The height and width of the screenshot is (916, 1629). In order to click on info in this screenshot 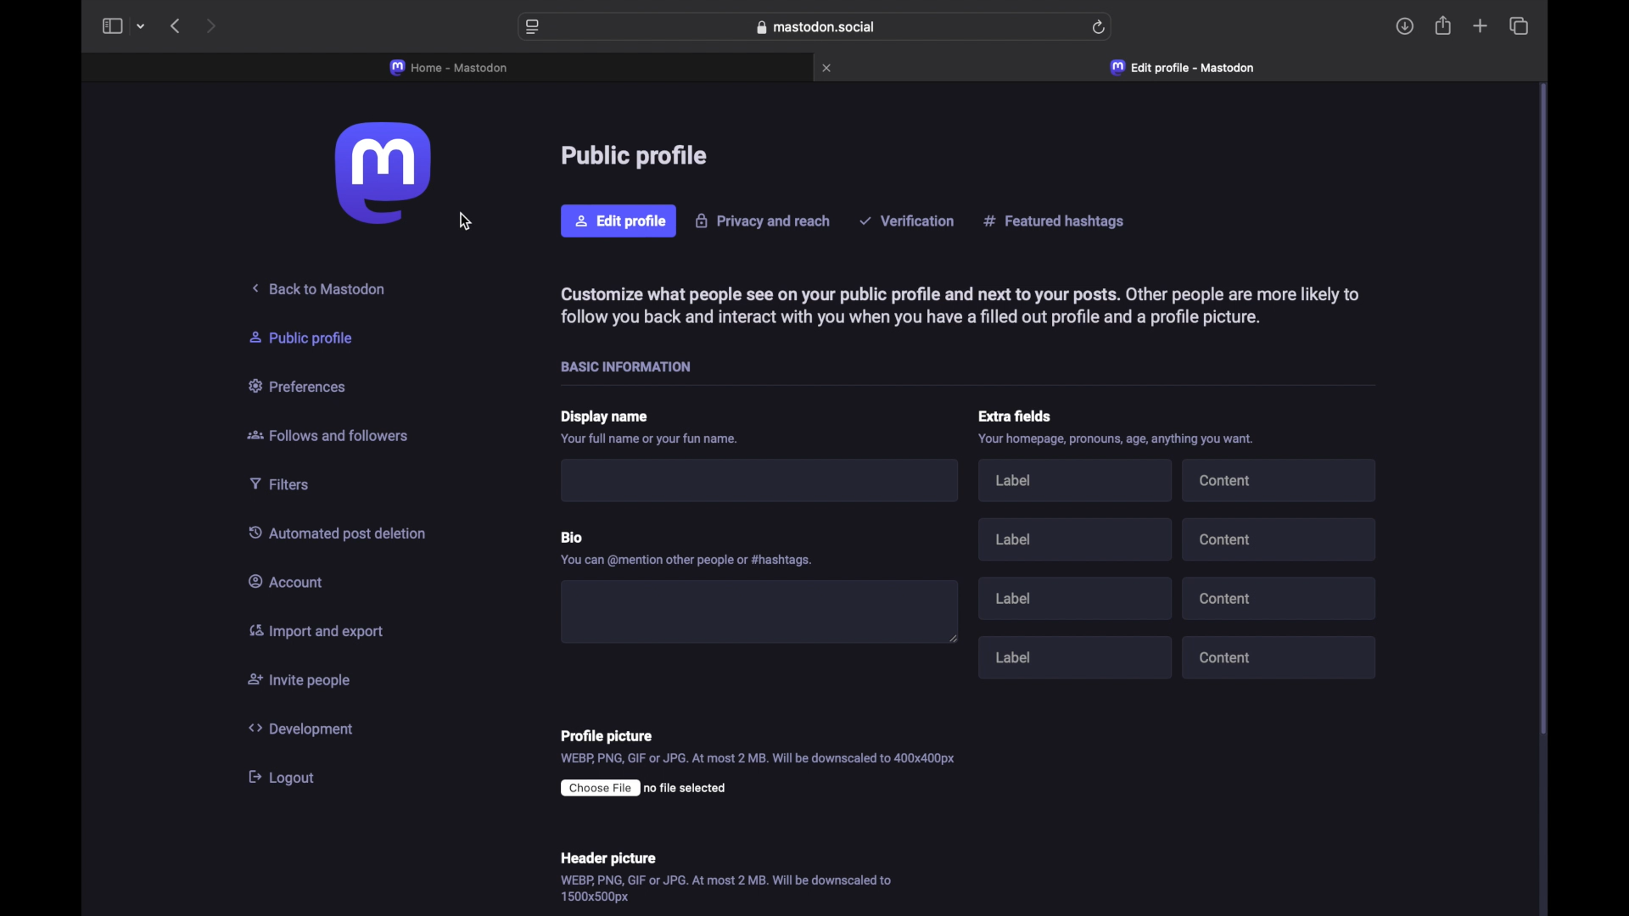, I will do `click(962, 307)`.